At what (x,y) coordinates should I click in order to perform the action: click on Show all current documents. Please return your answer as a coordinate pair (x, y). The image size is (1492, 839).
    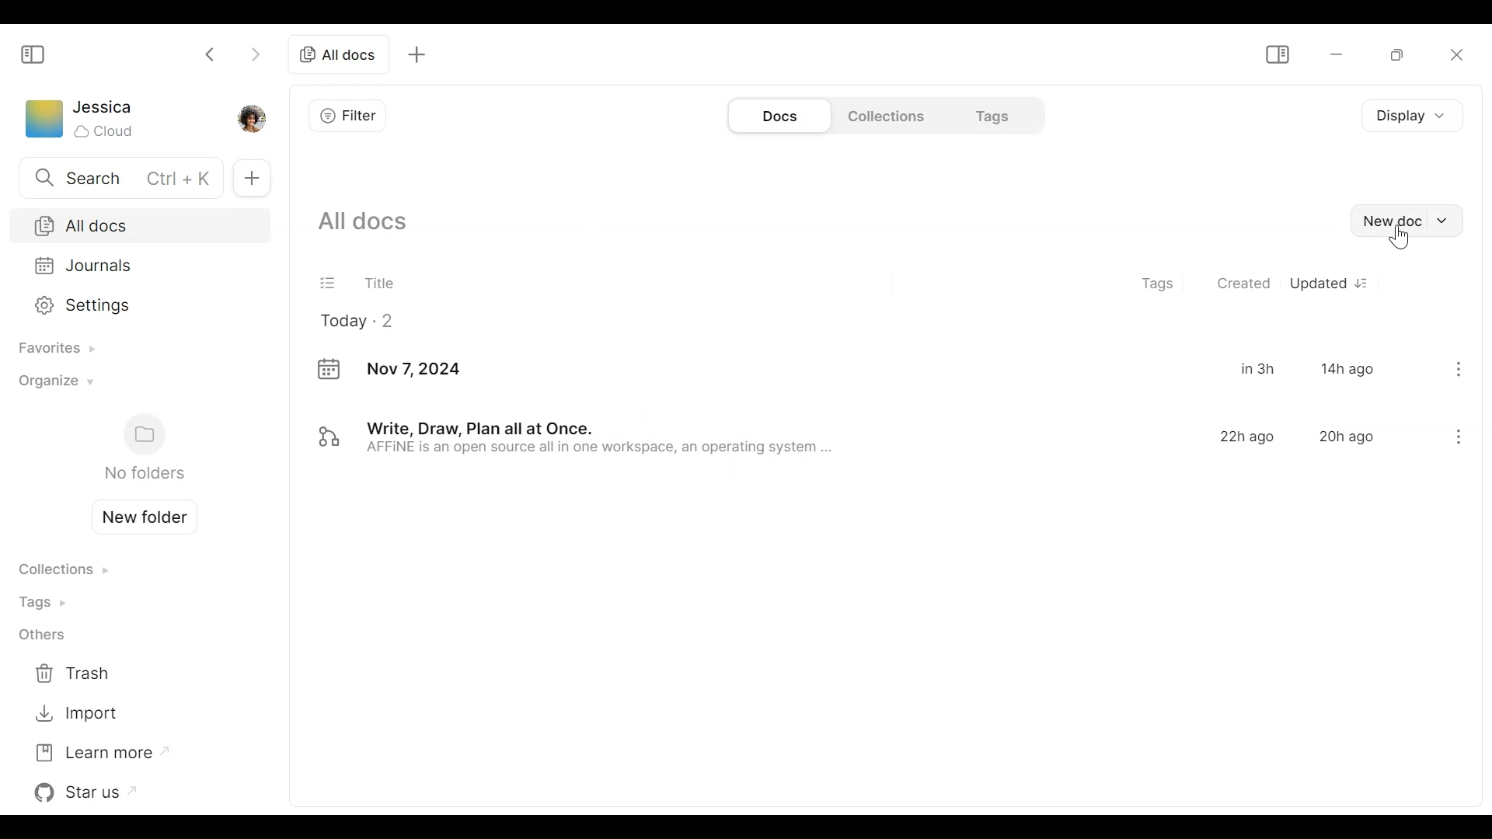
    Looking at the image, I should click on (367, 221).